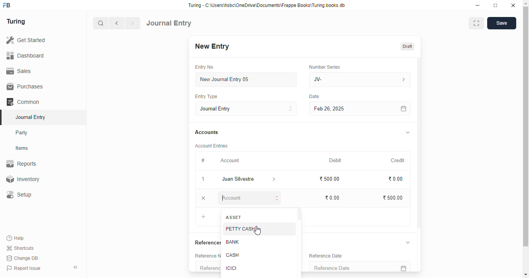  I want to click on purchases, so click(25, 86).